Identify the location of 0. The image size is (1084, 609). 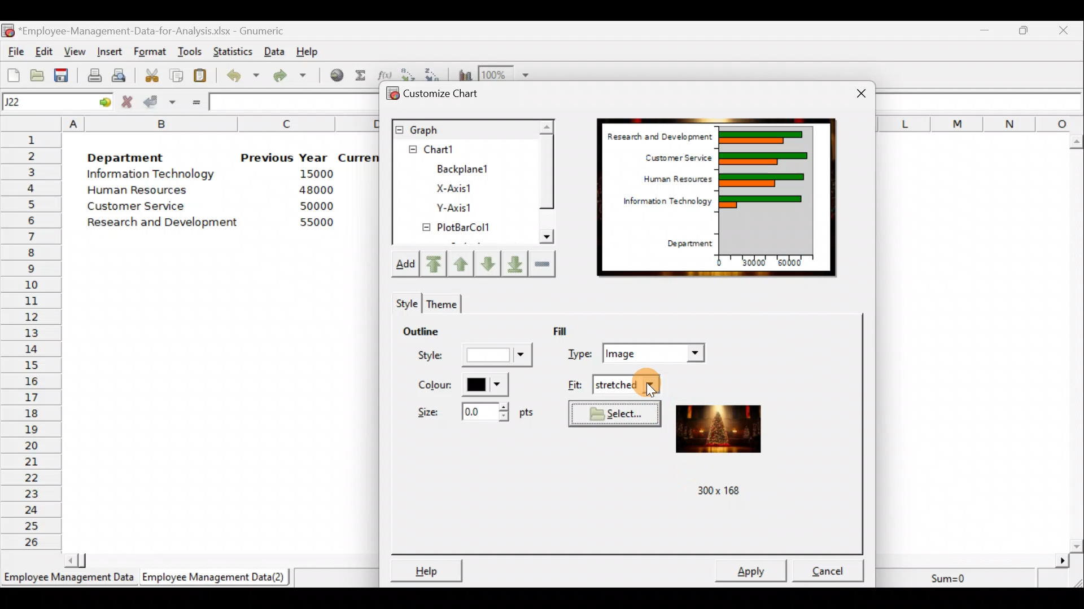
(719, 261).